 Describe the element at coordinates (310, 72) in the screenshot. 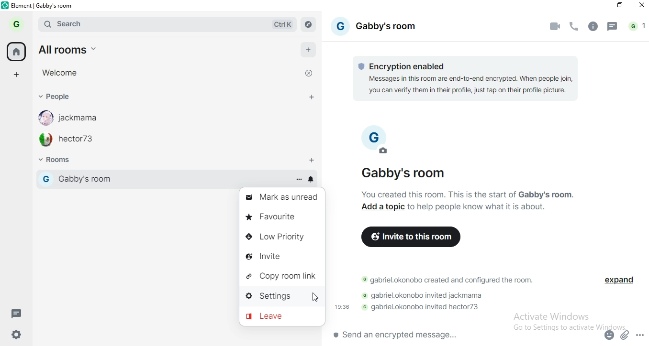

I see `close` at that location.